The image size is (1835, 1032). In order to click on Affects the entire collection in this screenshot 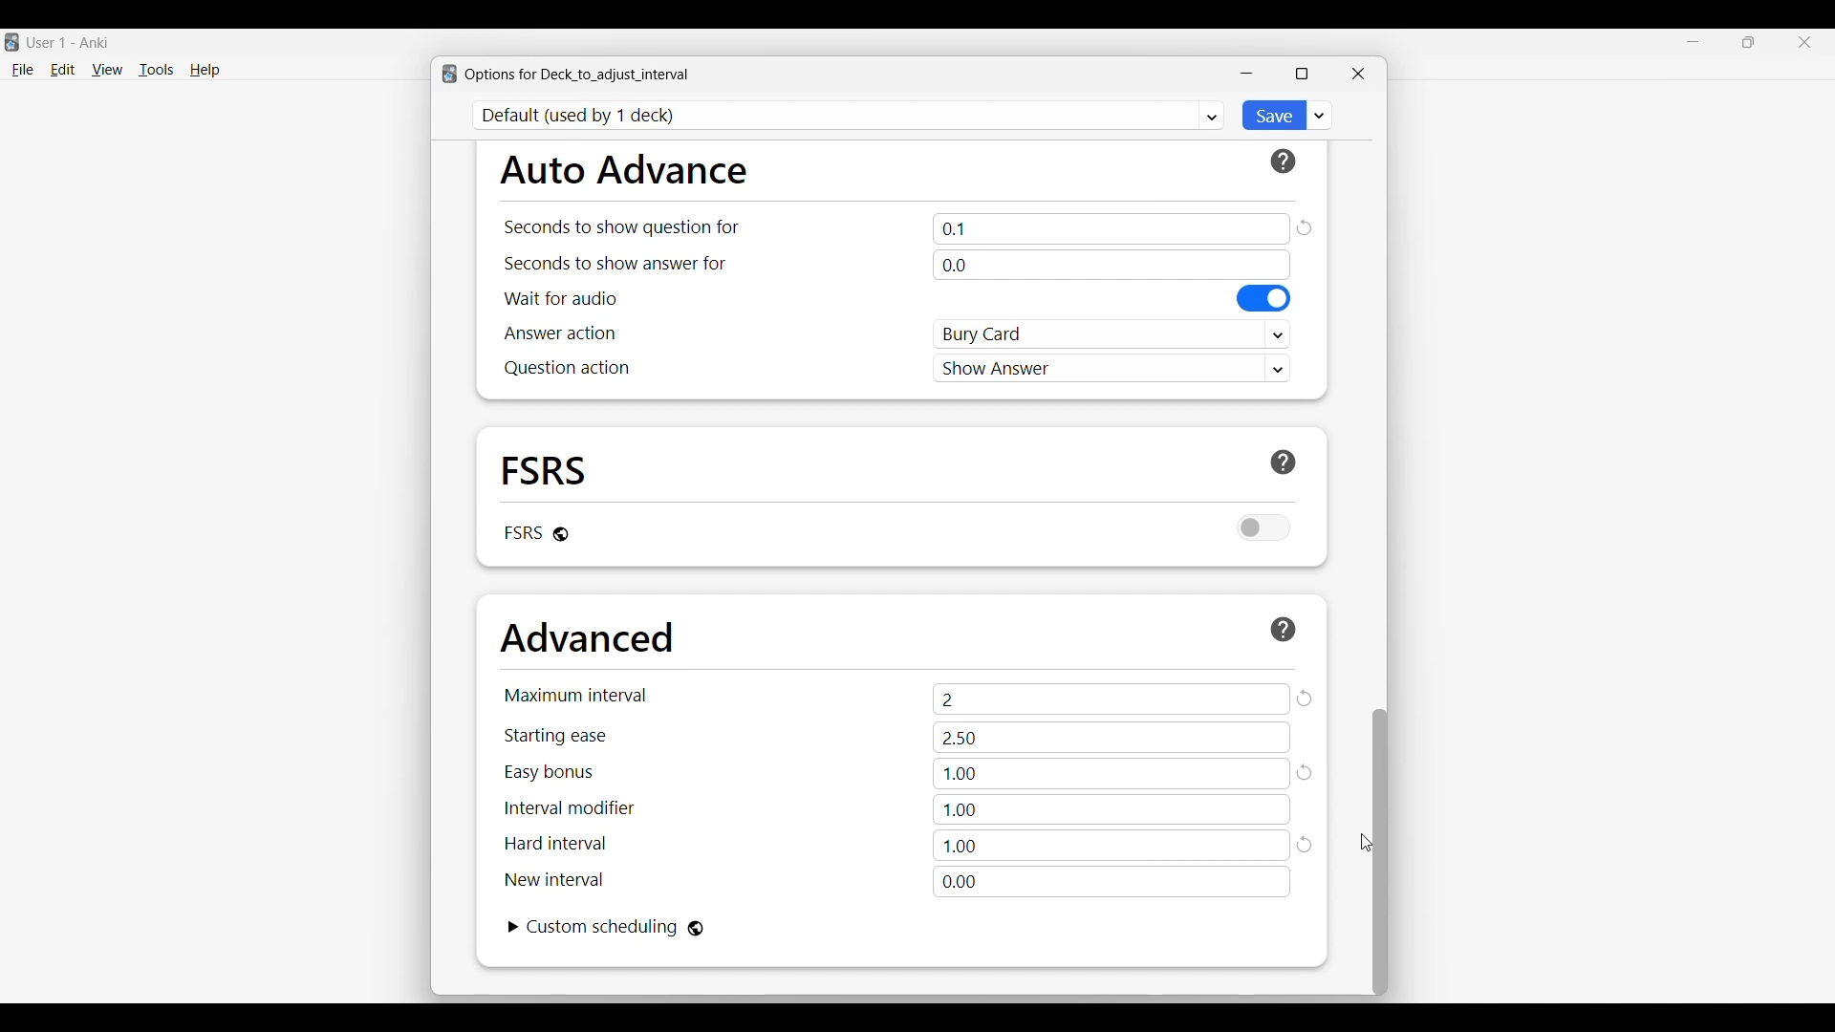, I will do `click(696, 929)`.